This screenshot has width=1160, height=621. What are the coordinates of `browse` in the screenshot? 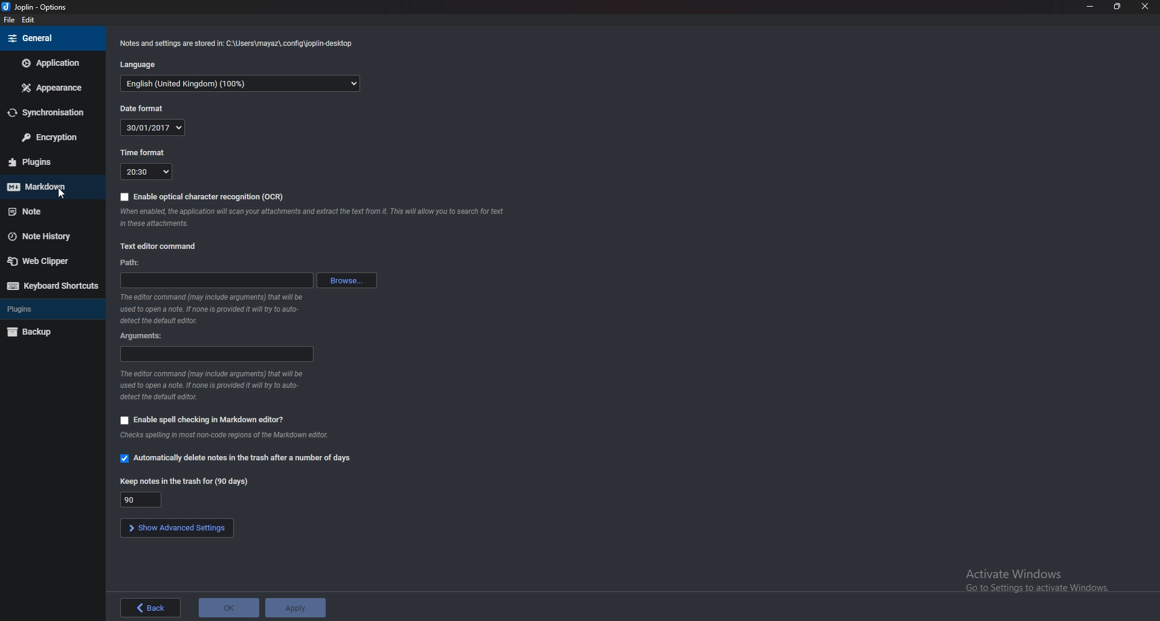 It's located at (349, 282).